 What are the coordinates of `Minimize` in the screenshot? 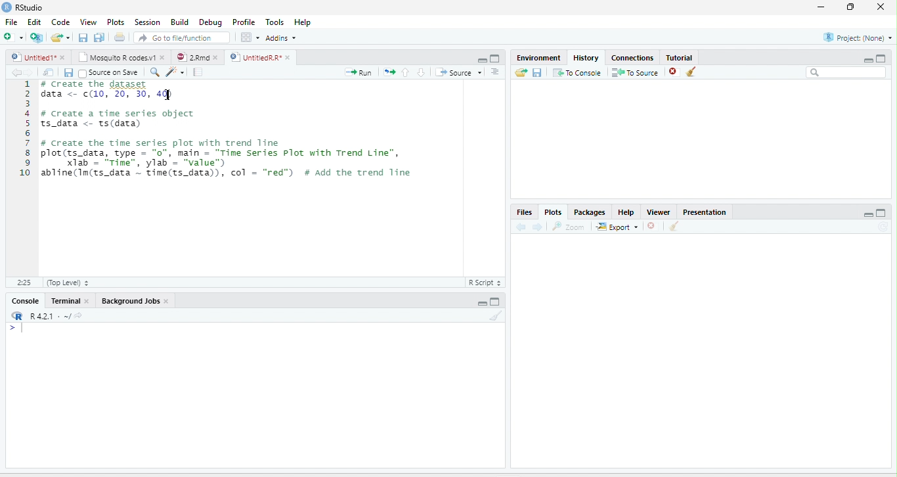 It's located at (481, 60).